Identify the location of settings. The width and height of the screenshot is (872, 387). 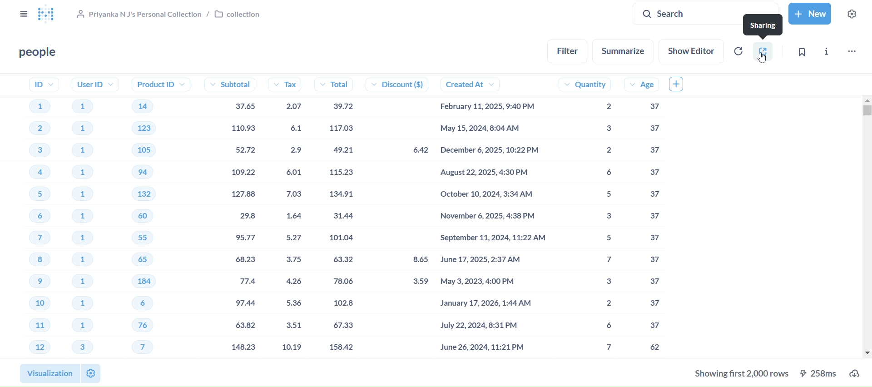
(91, 373).